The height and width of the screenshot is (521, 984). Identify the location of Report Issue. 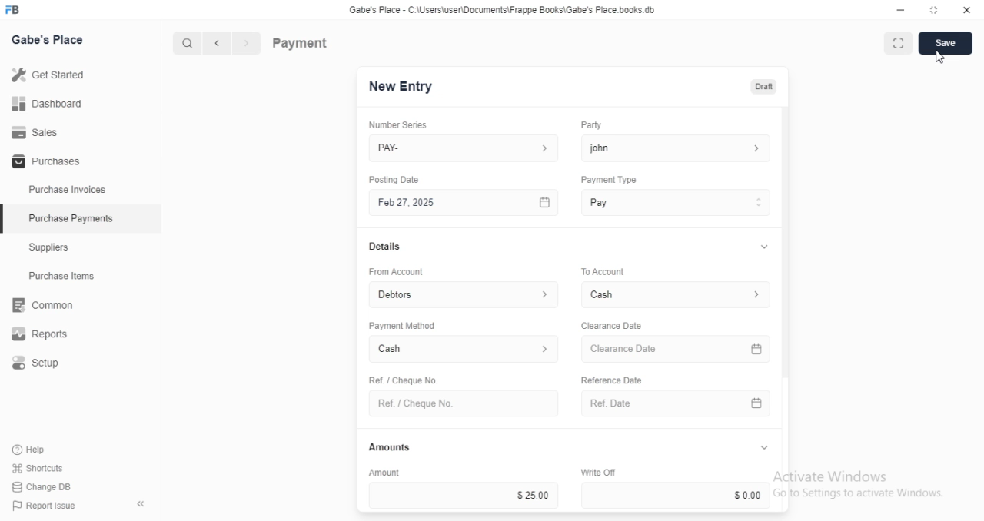
(40, 506).